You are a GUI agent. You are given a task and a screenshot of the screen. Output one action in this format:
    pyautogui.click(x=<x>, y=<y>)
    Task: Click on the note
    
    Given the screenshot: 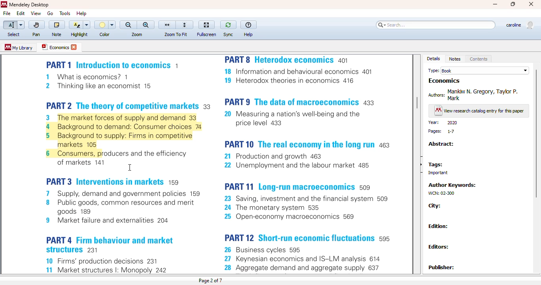 What is the action you would take?
    pyautogui.click(x=57, y=25)
    